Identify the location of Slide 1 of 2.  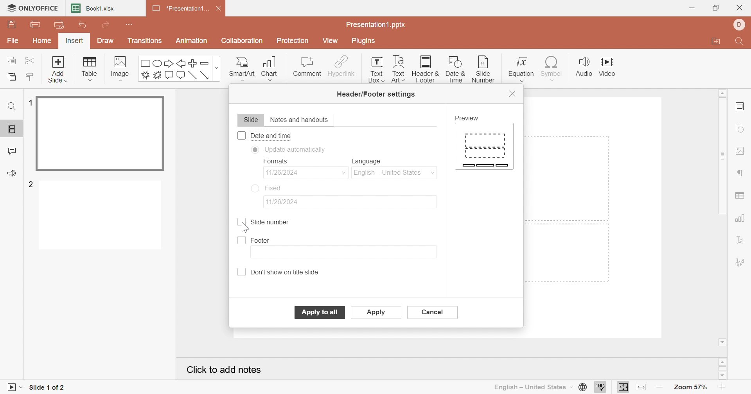
(48, 389).